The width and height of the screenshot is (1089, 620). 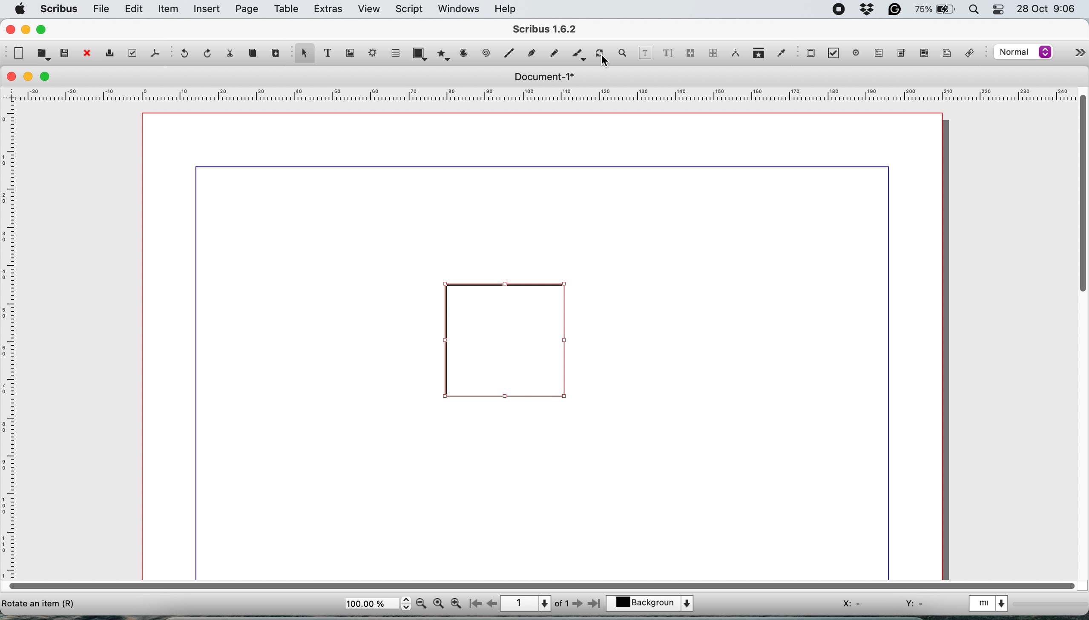 I want to click on go to first page, so click(x=474, y=604).